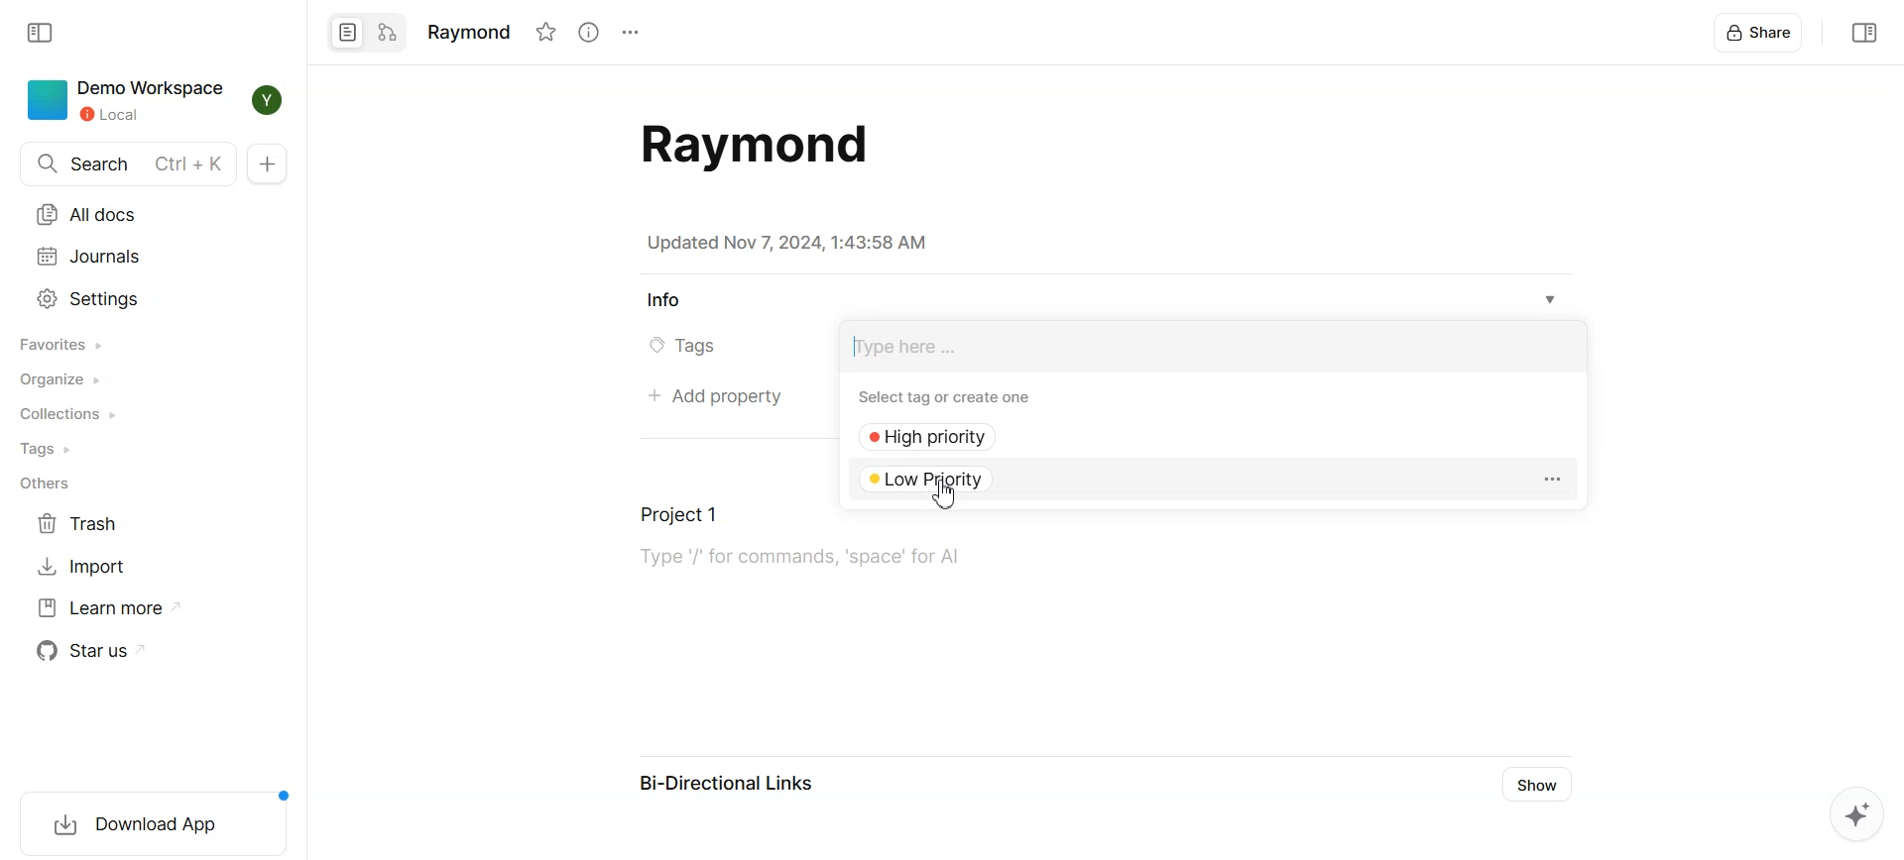 This screenshot has height=860, width=1904. What do you see at coordinates (663, 301) in the screenshot?
I see `Info` at bounding box center [663, 301].